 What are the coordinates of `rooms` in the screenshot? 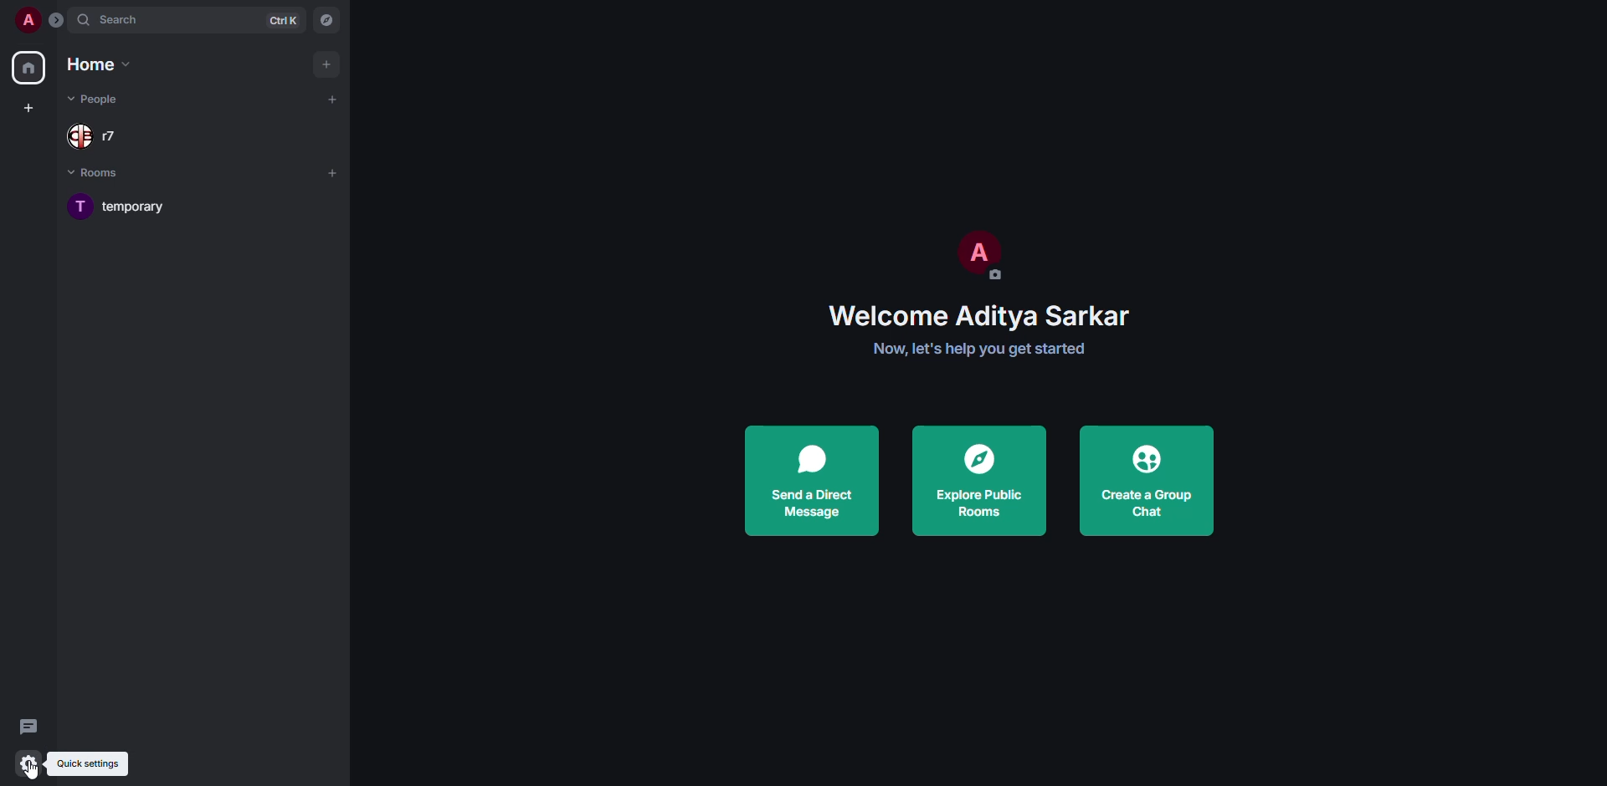 It's located at (104, 175).